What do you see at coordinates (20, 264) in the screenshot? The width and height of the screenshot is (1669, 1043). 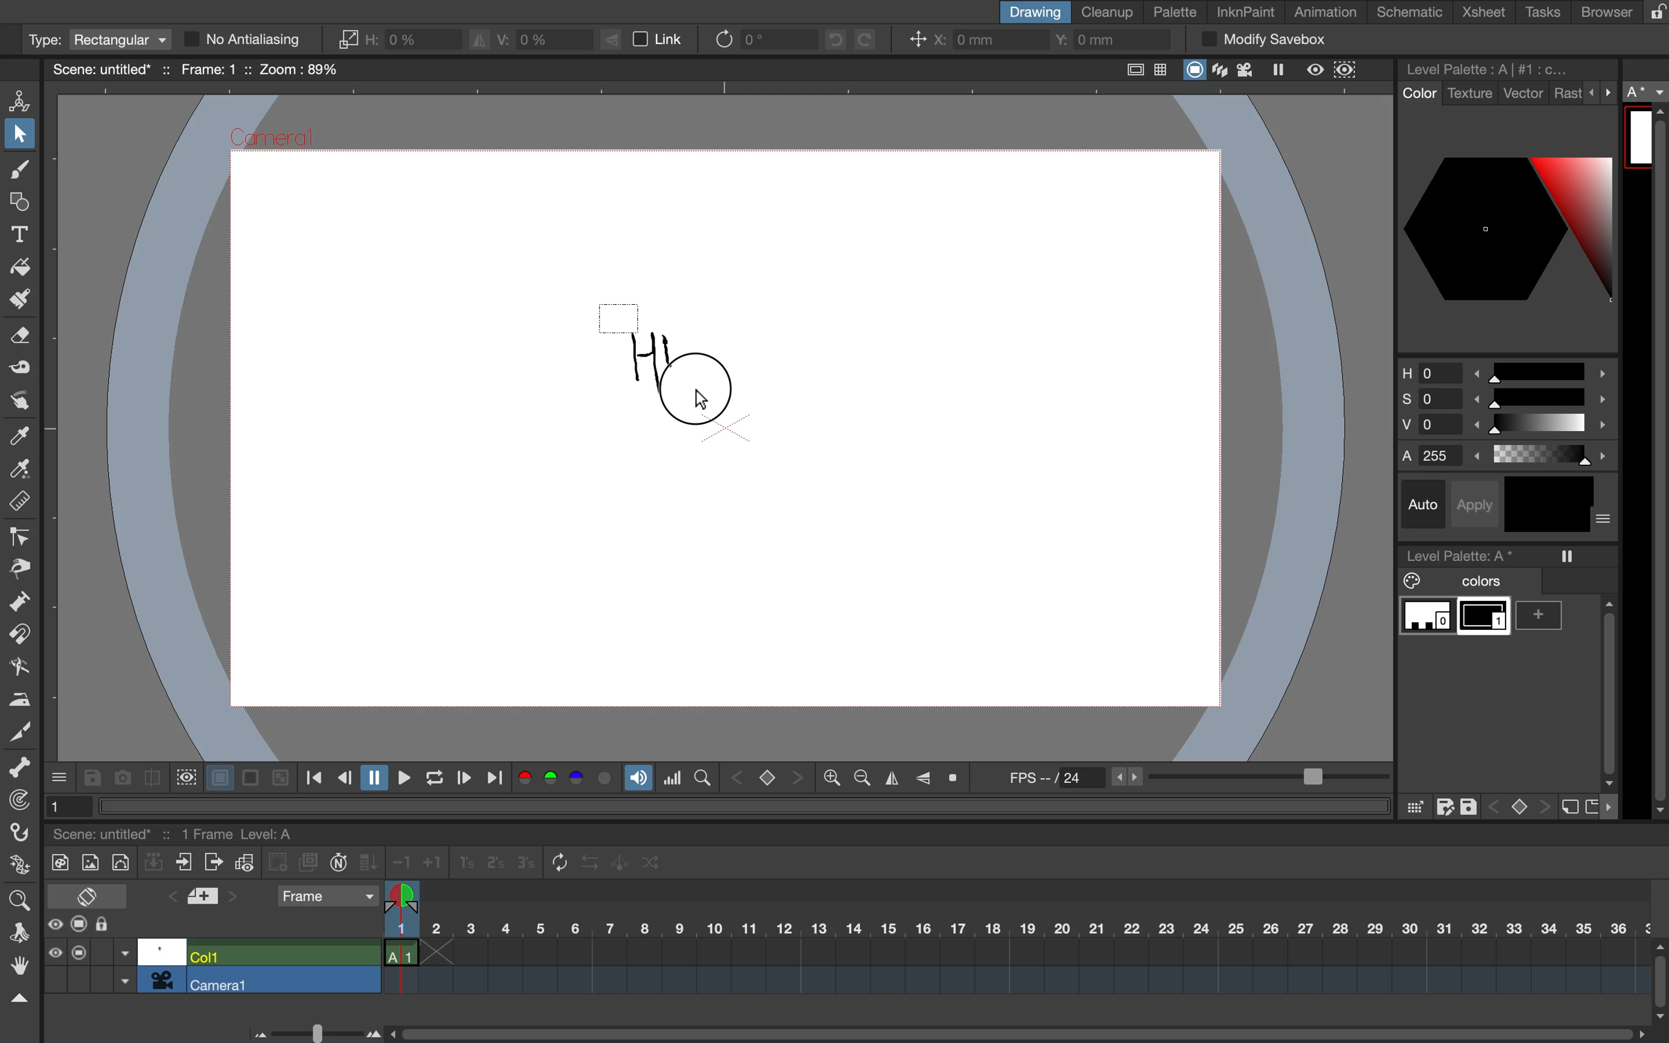 I see `fill tool` at bounding box center [20, 264].